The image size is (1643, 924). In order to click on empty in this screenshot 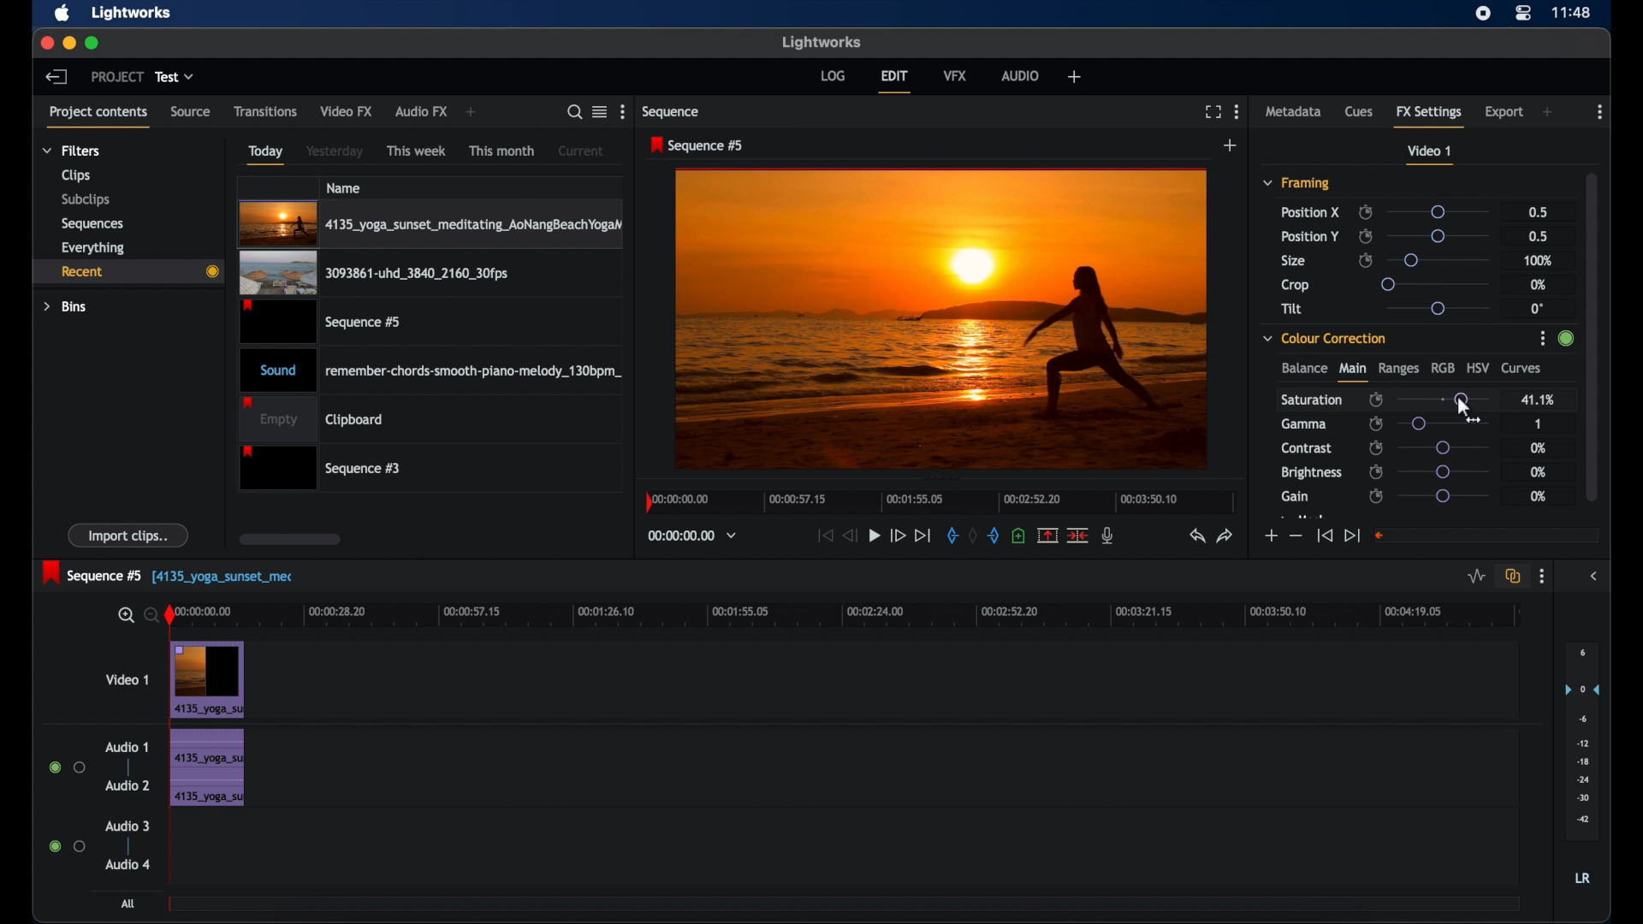, I will do `click(311, 418)`.